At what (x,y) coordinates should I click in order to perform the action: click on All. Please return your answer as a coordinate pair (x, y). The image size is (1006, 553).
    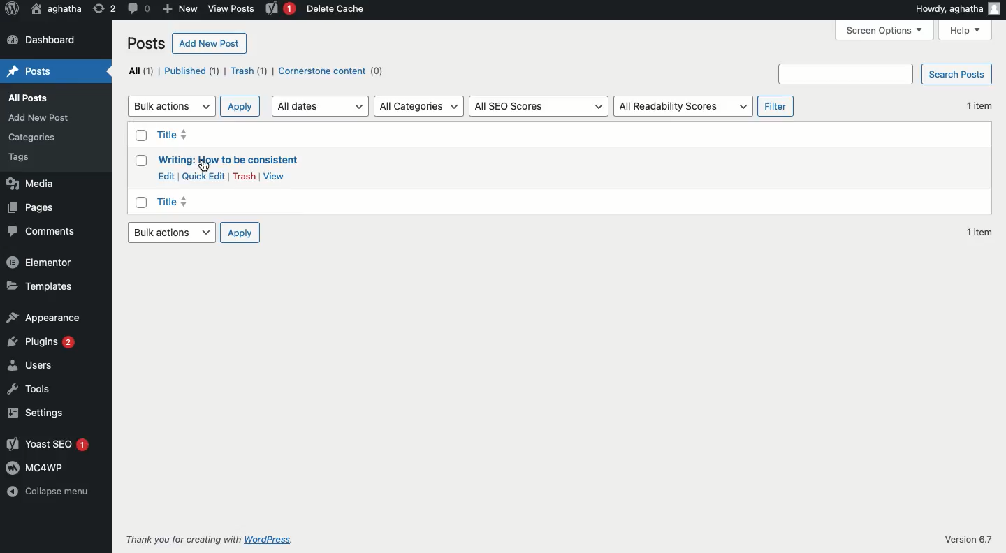
    Looking at the image, I should click on (140, 71).